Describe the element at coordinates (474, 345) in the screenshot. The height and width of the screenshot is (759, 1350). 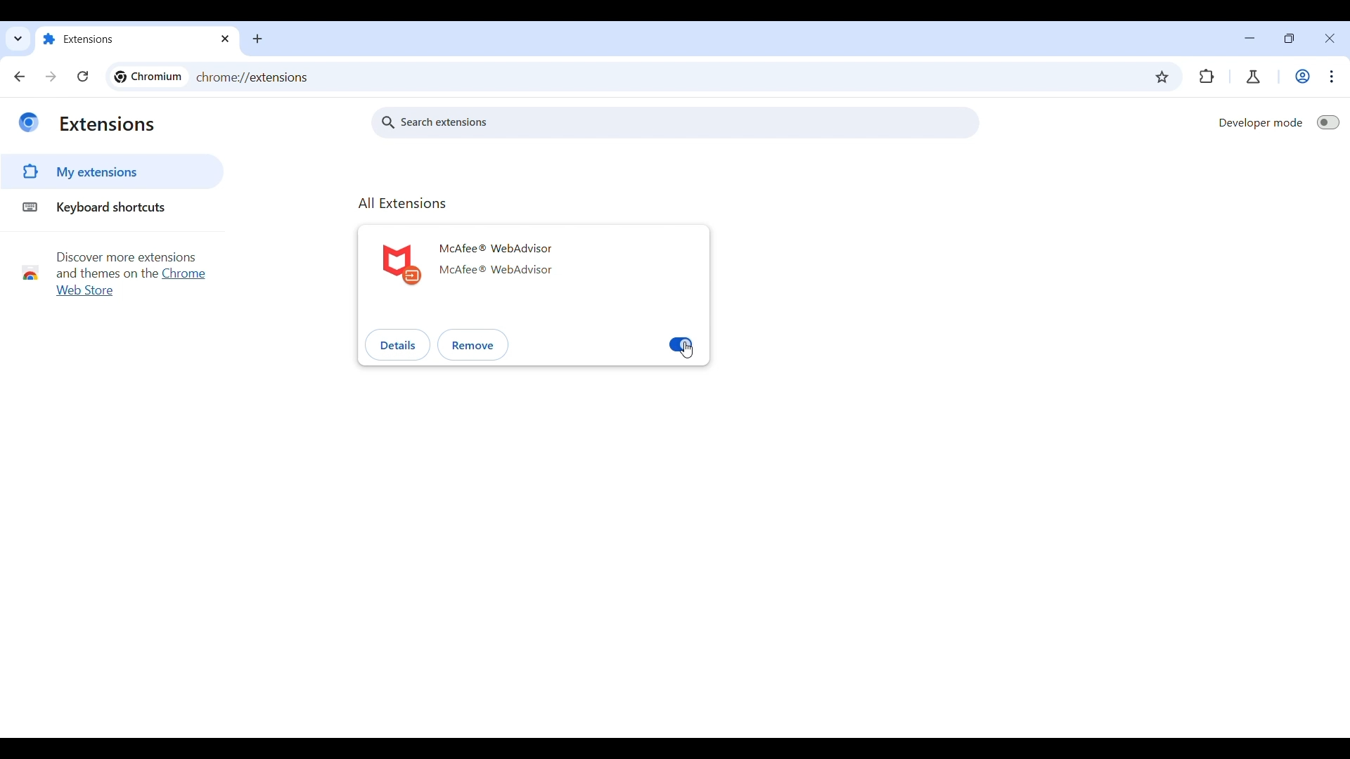
I see `Remove extension` at that location.